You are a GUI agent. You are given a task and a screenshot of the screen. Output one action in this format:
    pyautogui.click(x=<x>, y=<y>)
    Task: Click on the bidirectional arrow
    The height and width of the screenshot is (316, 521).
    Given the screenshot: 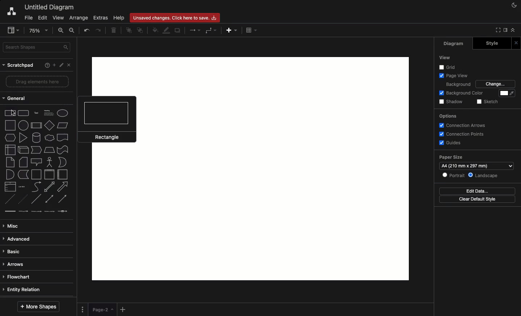 What is the action you would take?
    pyautogui.click(x=50, y=187)
    